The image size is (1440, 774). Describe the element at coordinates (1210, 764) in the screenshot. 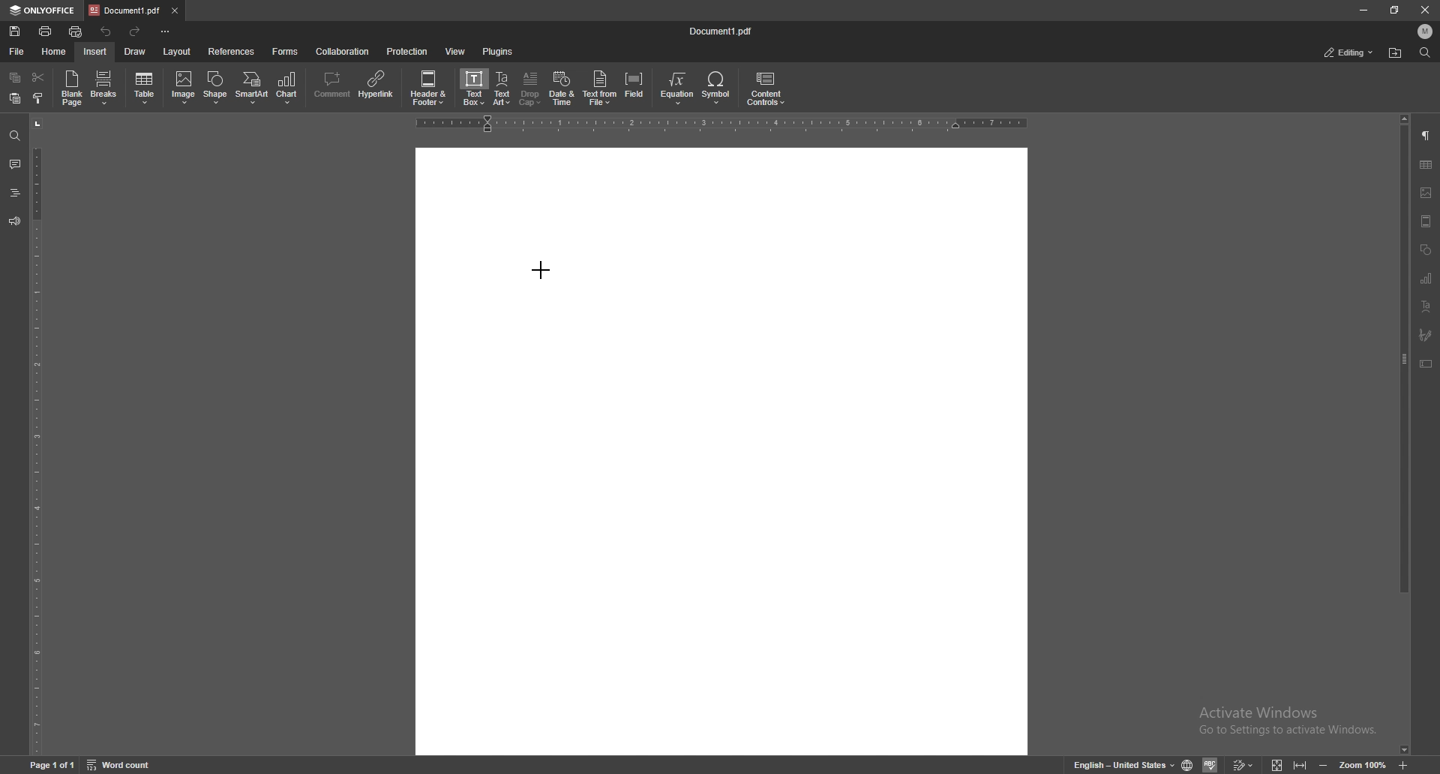

I see `spell check` at that location.